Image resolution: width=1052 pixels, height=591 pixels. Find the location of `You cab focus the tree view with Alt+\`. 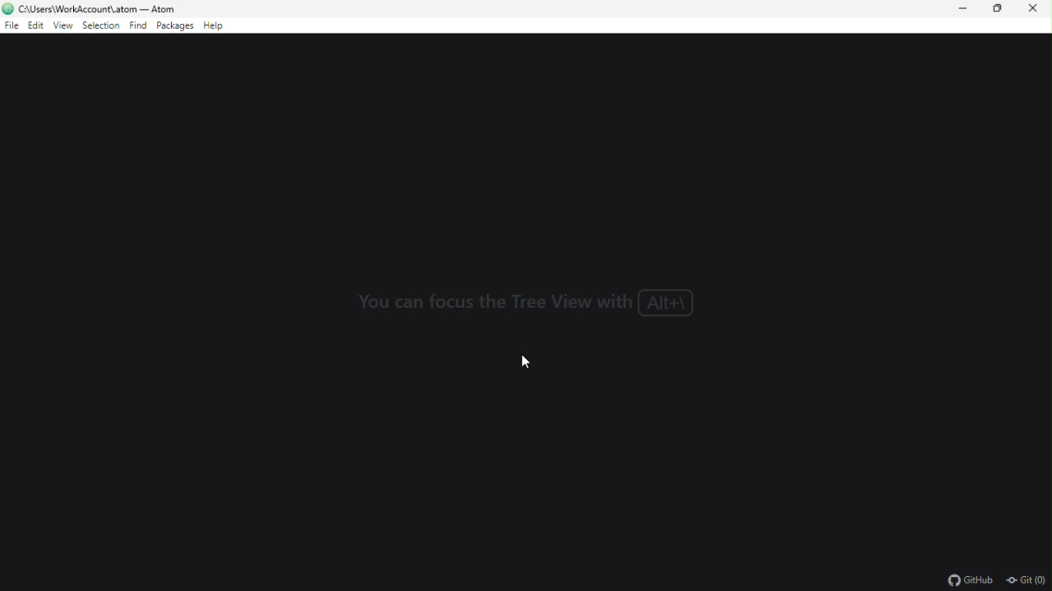

You cab focus the tree view with Alt+\ is located at coordinates (530, 303).